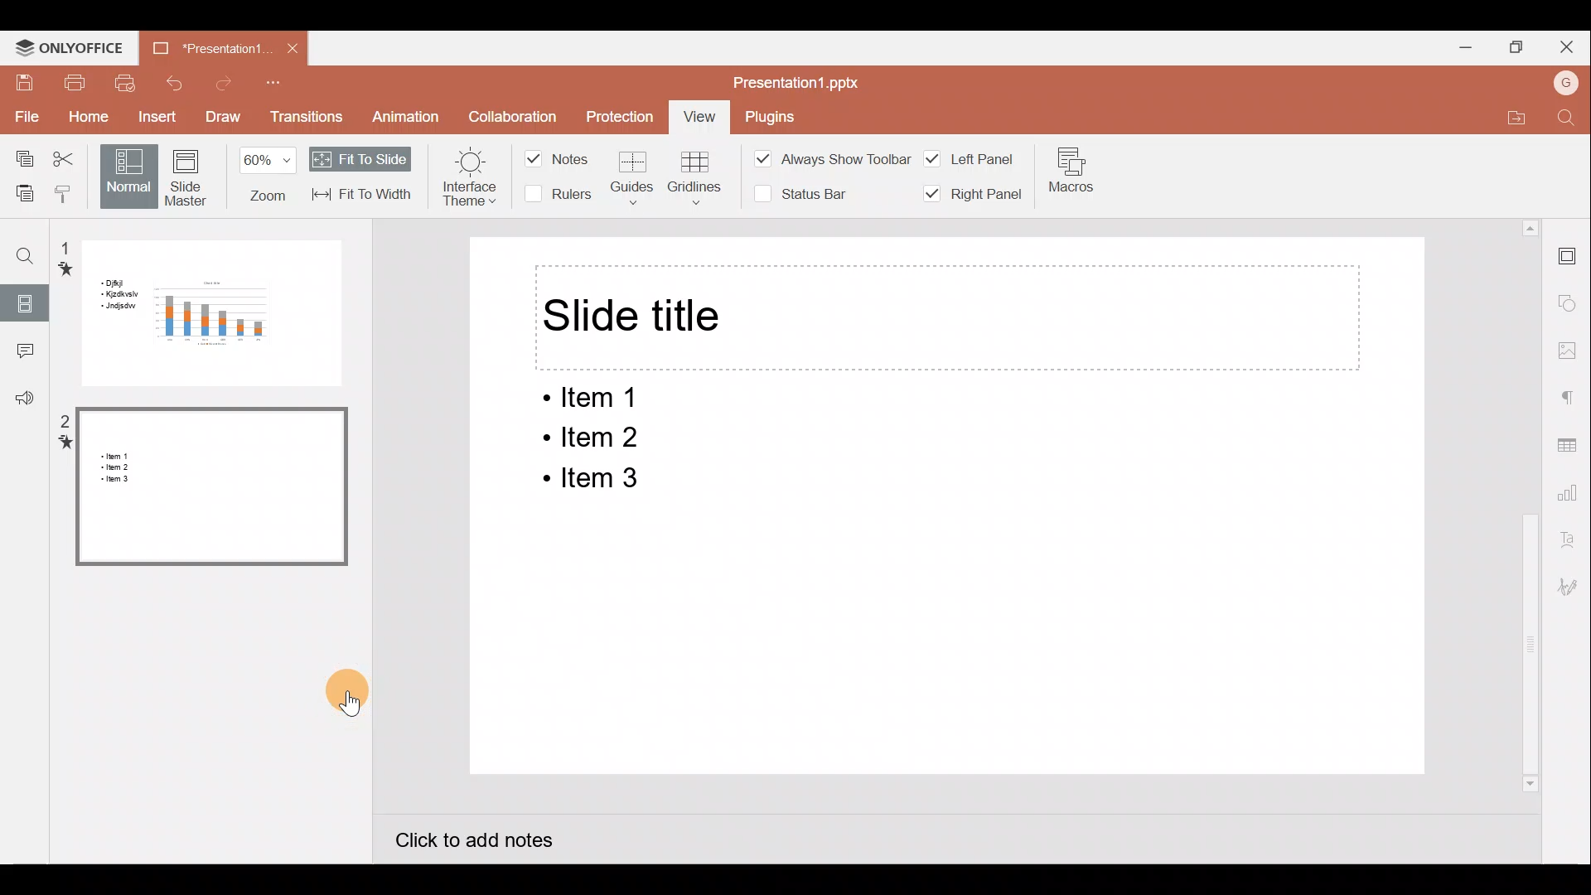 The width and height of the screenshot is (1591, 895). Describe the element at coordinates (417, 114) in the screenshot. I see `Animation` at that location.